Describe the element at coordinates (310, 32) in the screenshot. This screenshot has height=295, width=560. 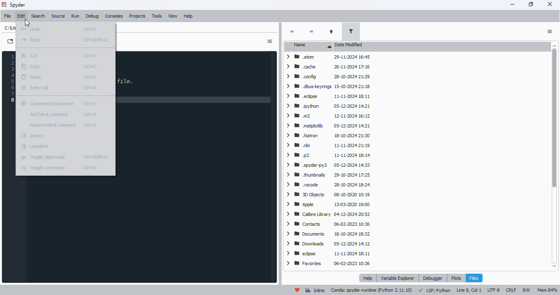
I see `next` at that location.